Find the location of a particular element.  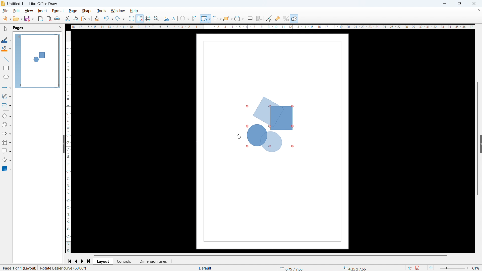

Format  is located at coordinates (58, 11).